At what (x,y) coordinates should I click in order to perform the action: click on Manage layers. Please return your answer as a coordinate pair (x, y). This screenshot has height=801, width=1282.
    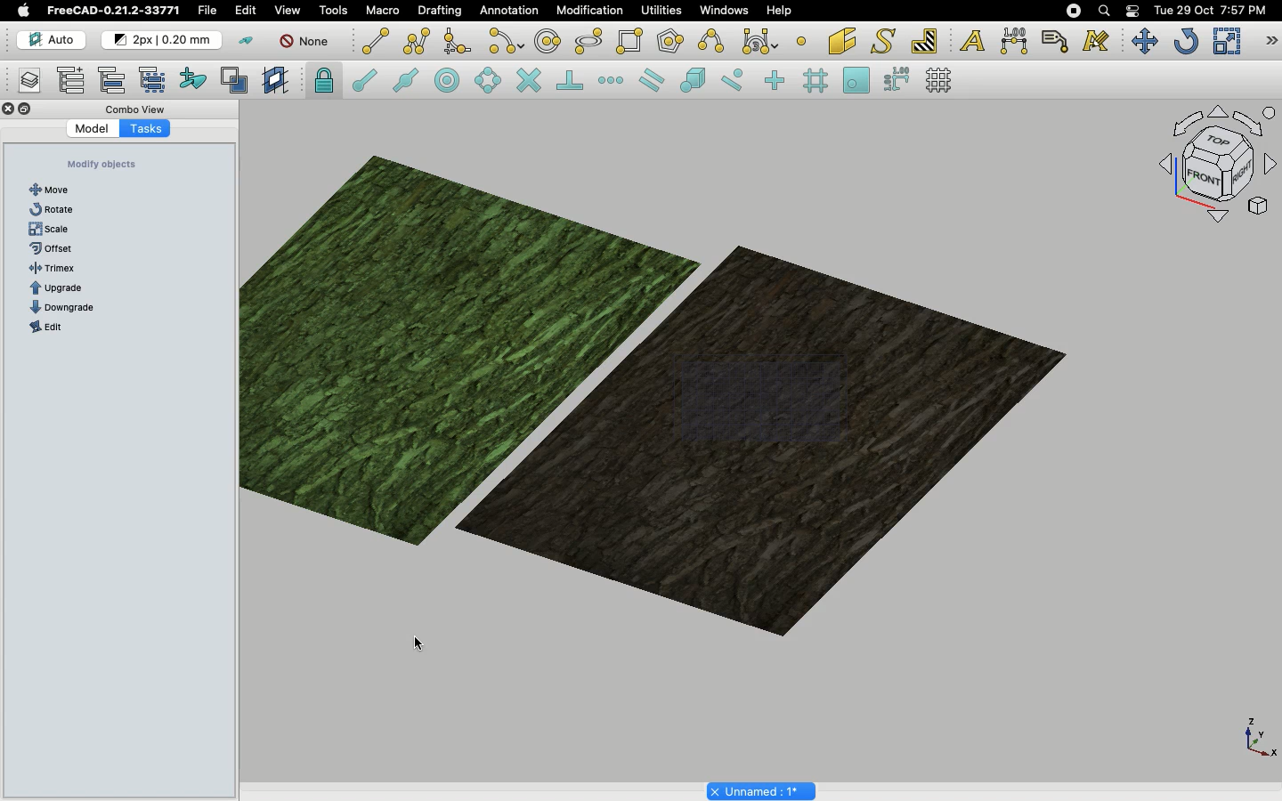
    Looking at the image, I should click on (23, 82).